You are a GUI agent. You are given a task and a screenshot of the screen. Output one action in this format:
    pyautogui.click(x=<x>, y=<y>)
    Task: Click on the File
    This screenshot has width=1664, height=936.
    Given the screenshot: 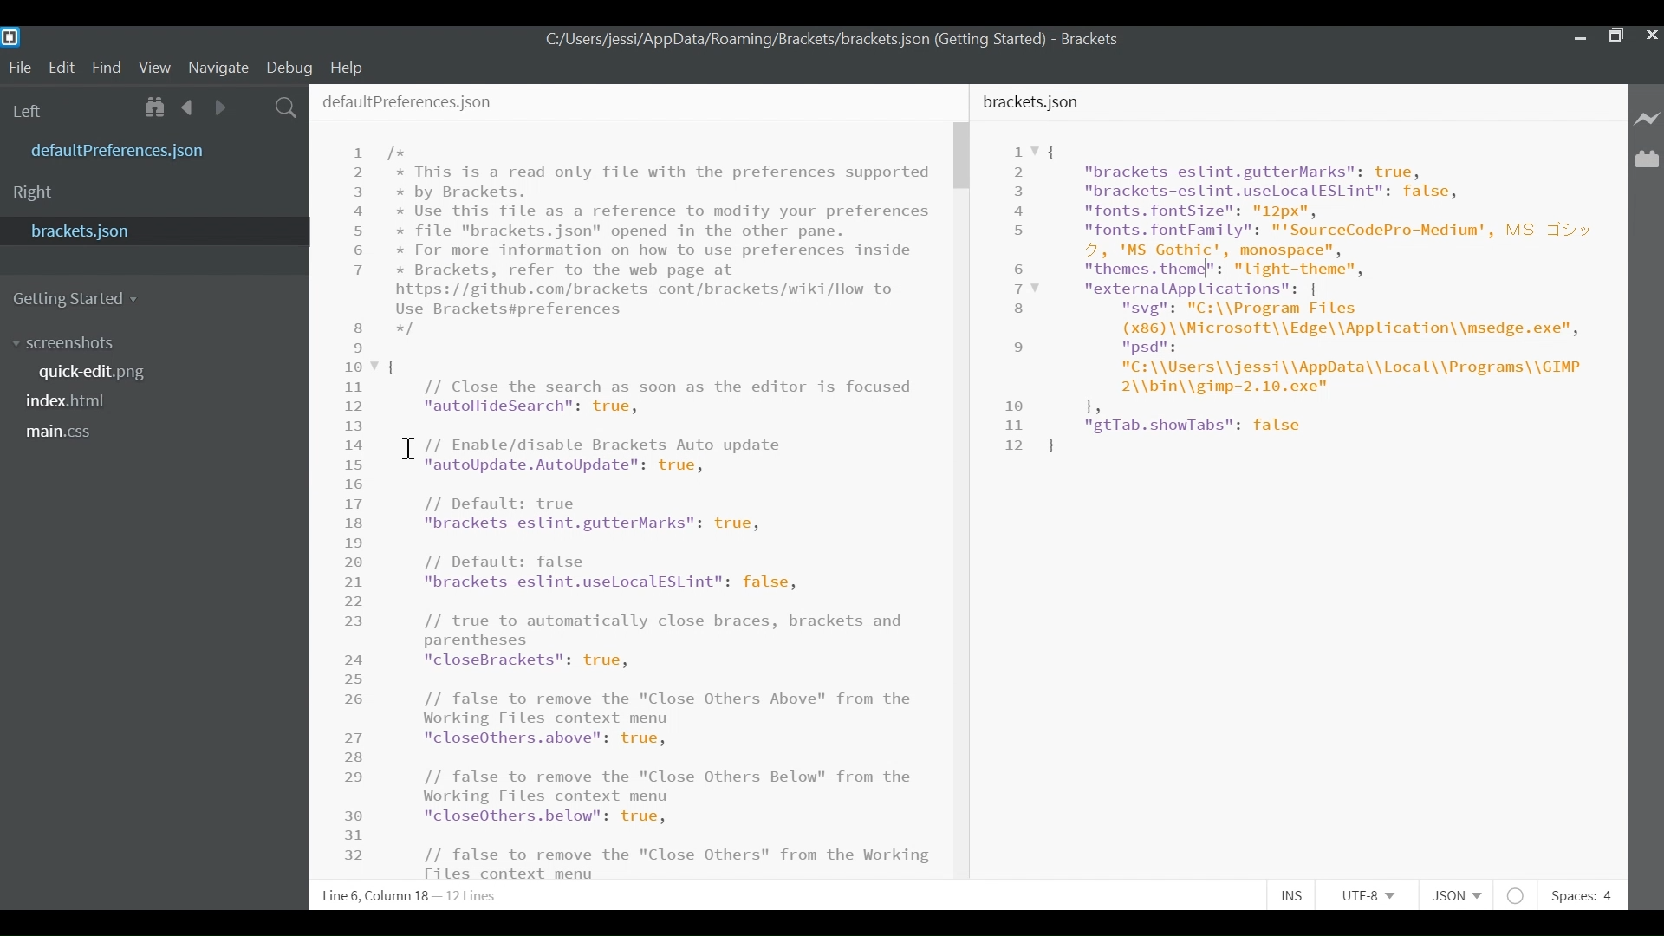 What is the action you would take?
    pyautogui.click(x=19, y=66)
    